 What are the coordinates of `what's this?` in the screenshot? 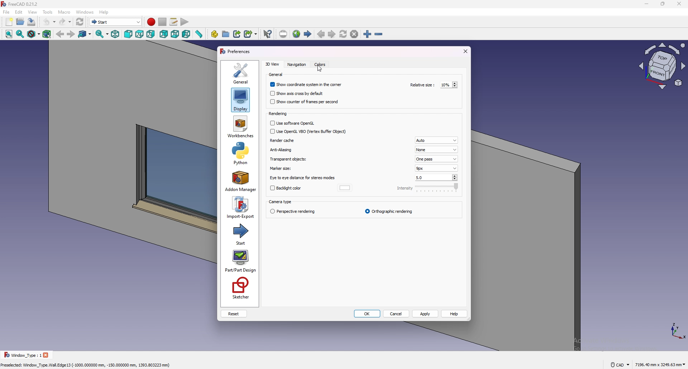 It's located at (268, 34).